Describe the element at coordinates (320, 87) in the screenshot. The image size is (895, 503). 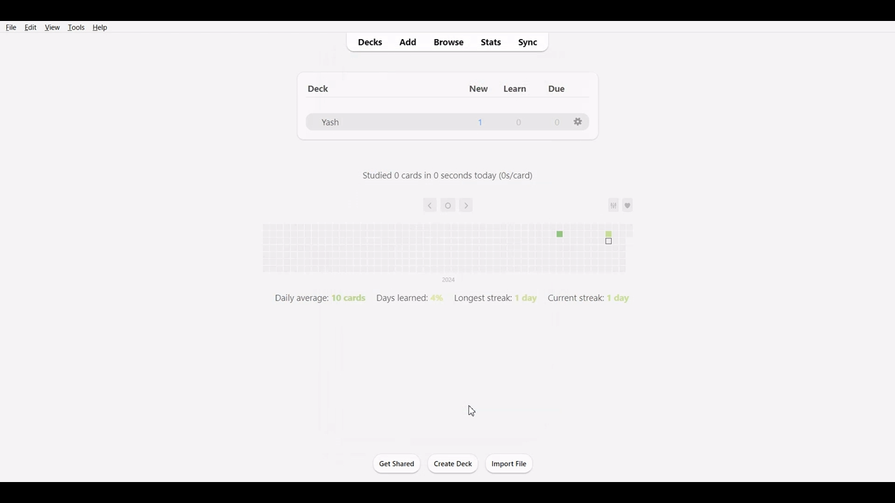
I see `Deck` at that location.